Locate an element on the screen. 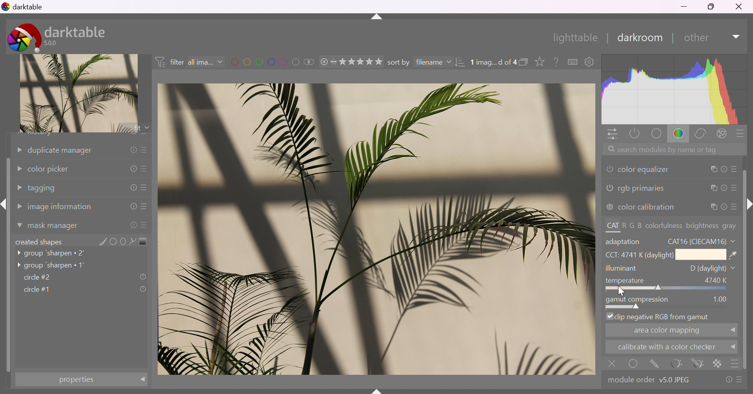  mask is located at coordinates (652, 365).